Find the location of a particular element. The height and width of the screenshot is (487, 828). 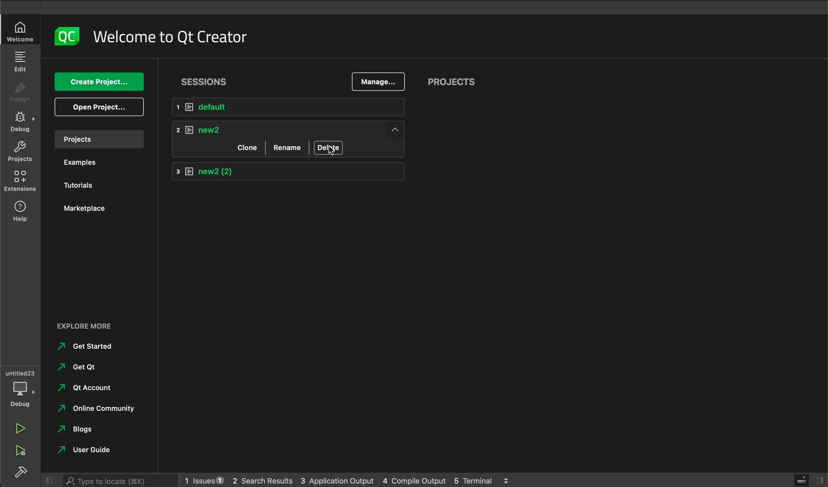

tutorials is located at coordinates (92, 185).